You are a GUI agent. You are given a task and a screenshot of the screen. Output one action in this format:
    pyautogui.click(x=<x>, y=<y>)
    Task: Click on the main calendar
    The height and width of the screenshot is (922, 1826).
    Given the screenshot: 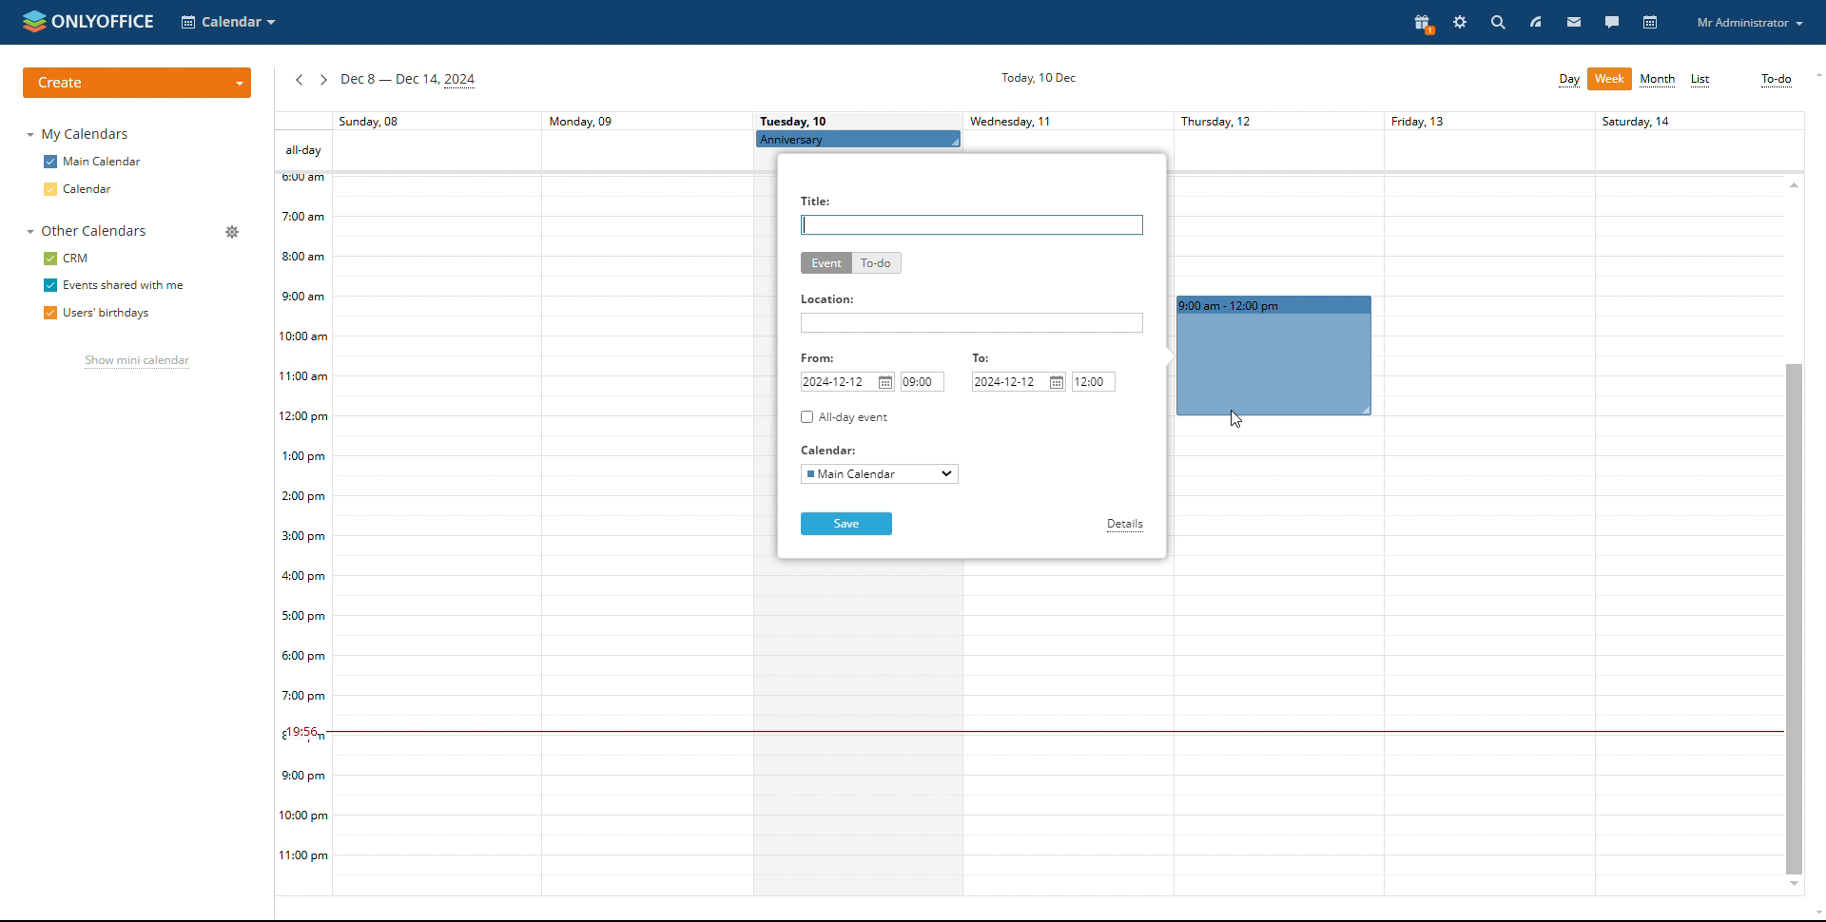 What is the action you would take?
    pyautogui.click(x=106, y=163)
    